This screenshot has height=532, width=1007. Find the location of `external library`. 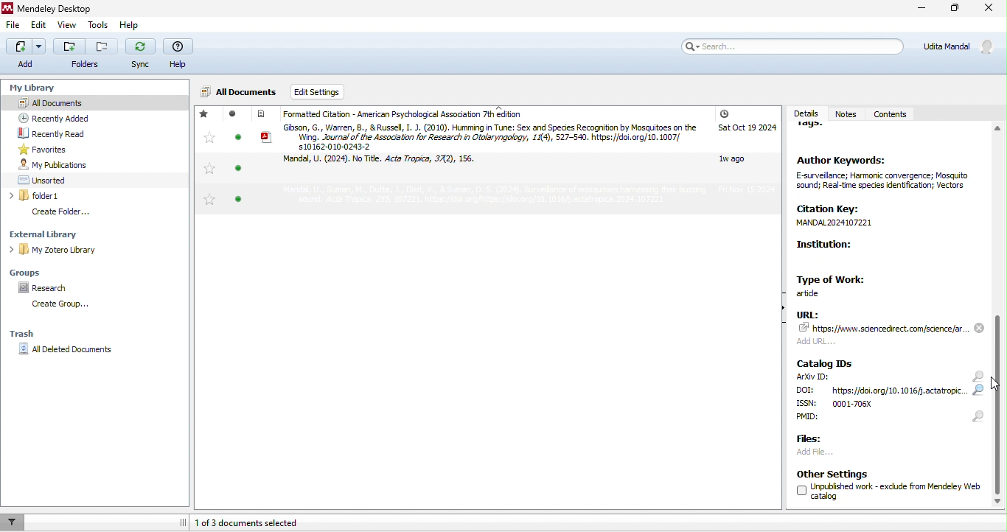

external library is located at coordinates (80, 234).